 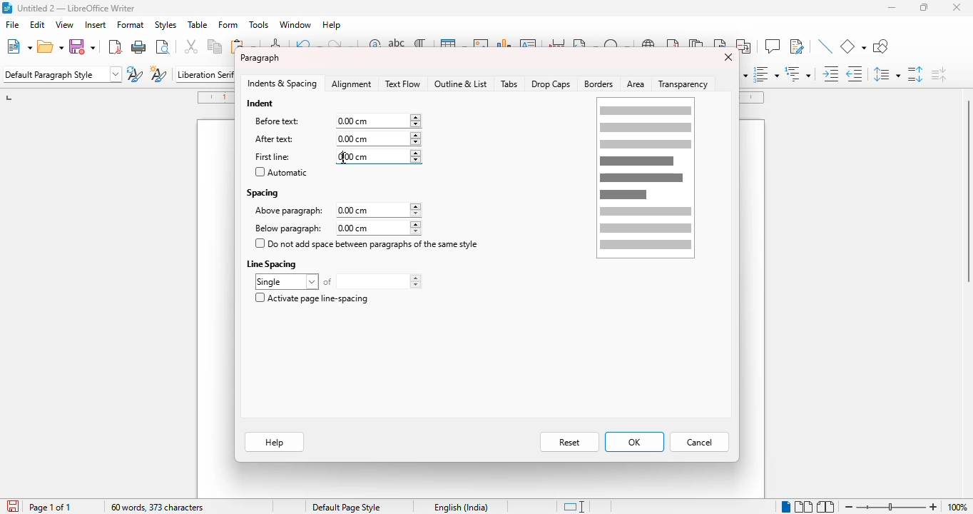 I want to click on tools, so click(x=258, y=25).